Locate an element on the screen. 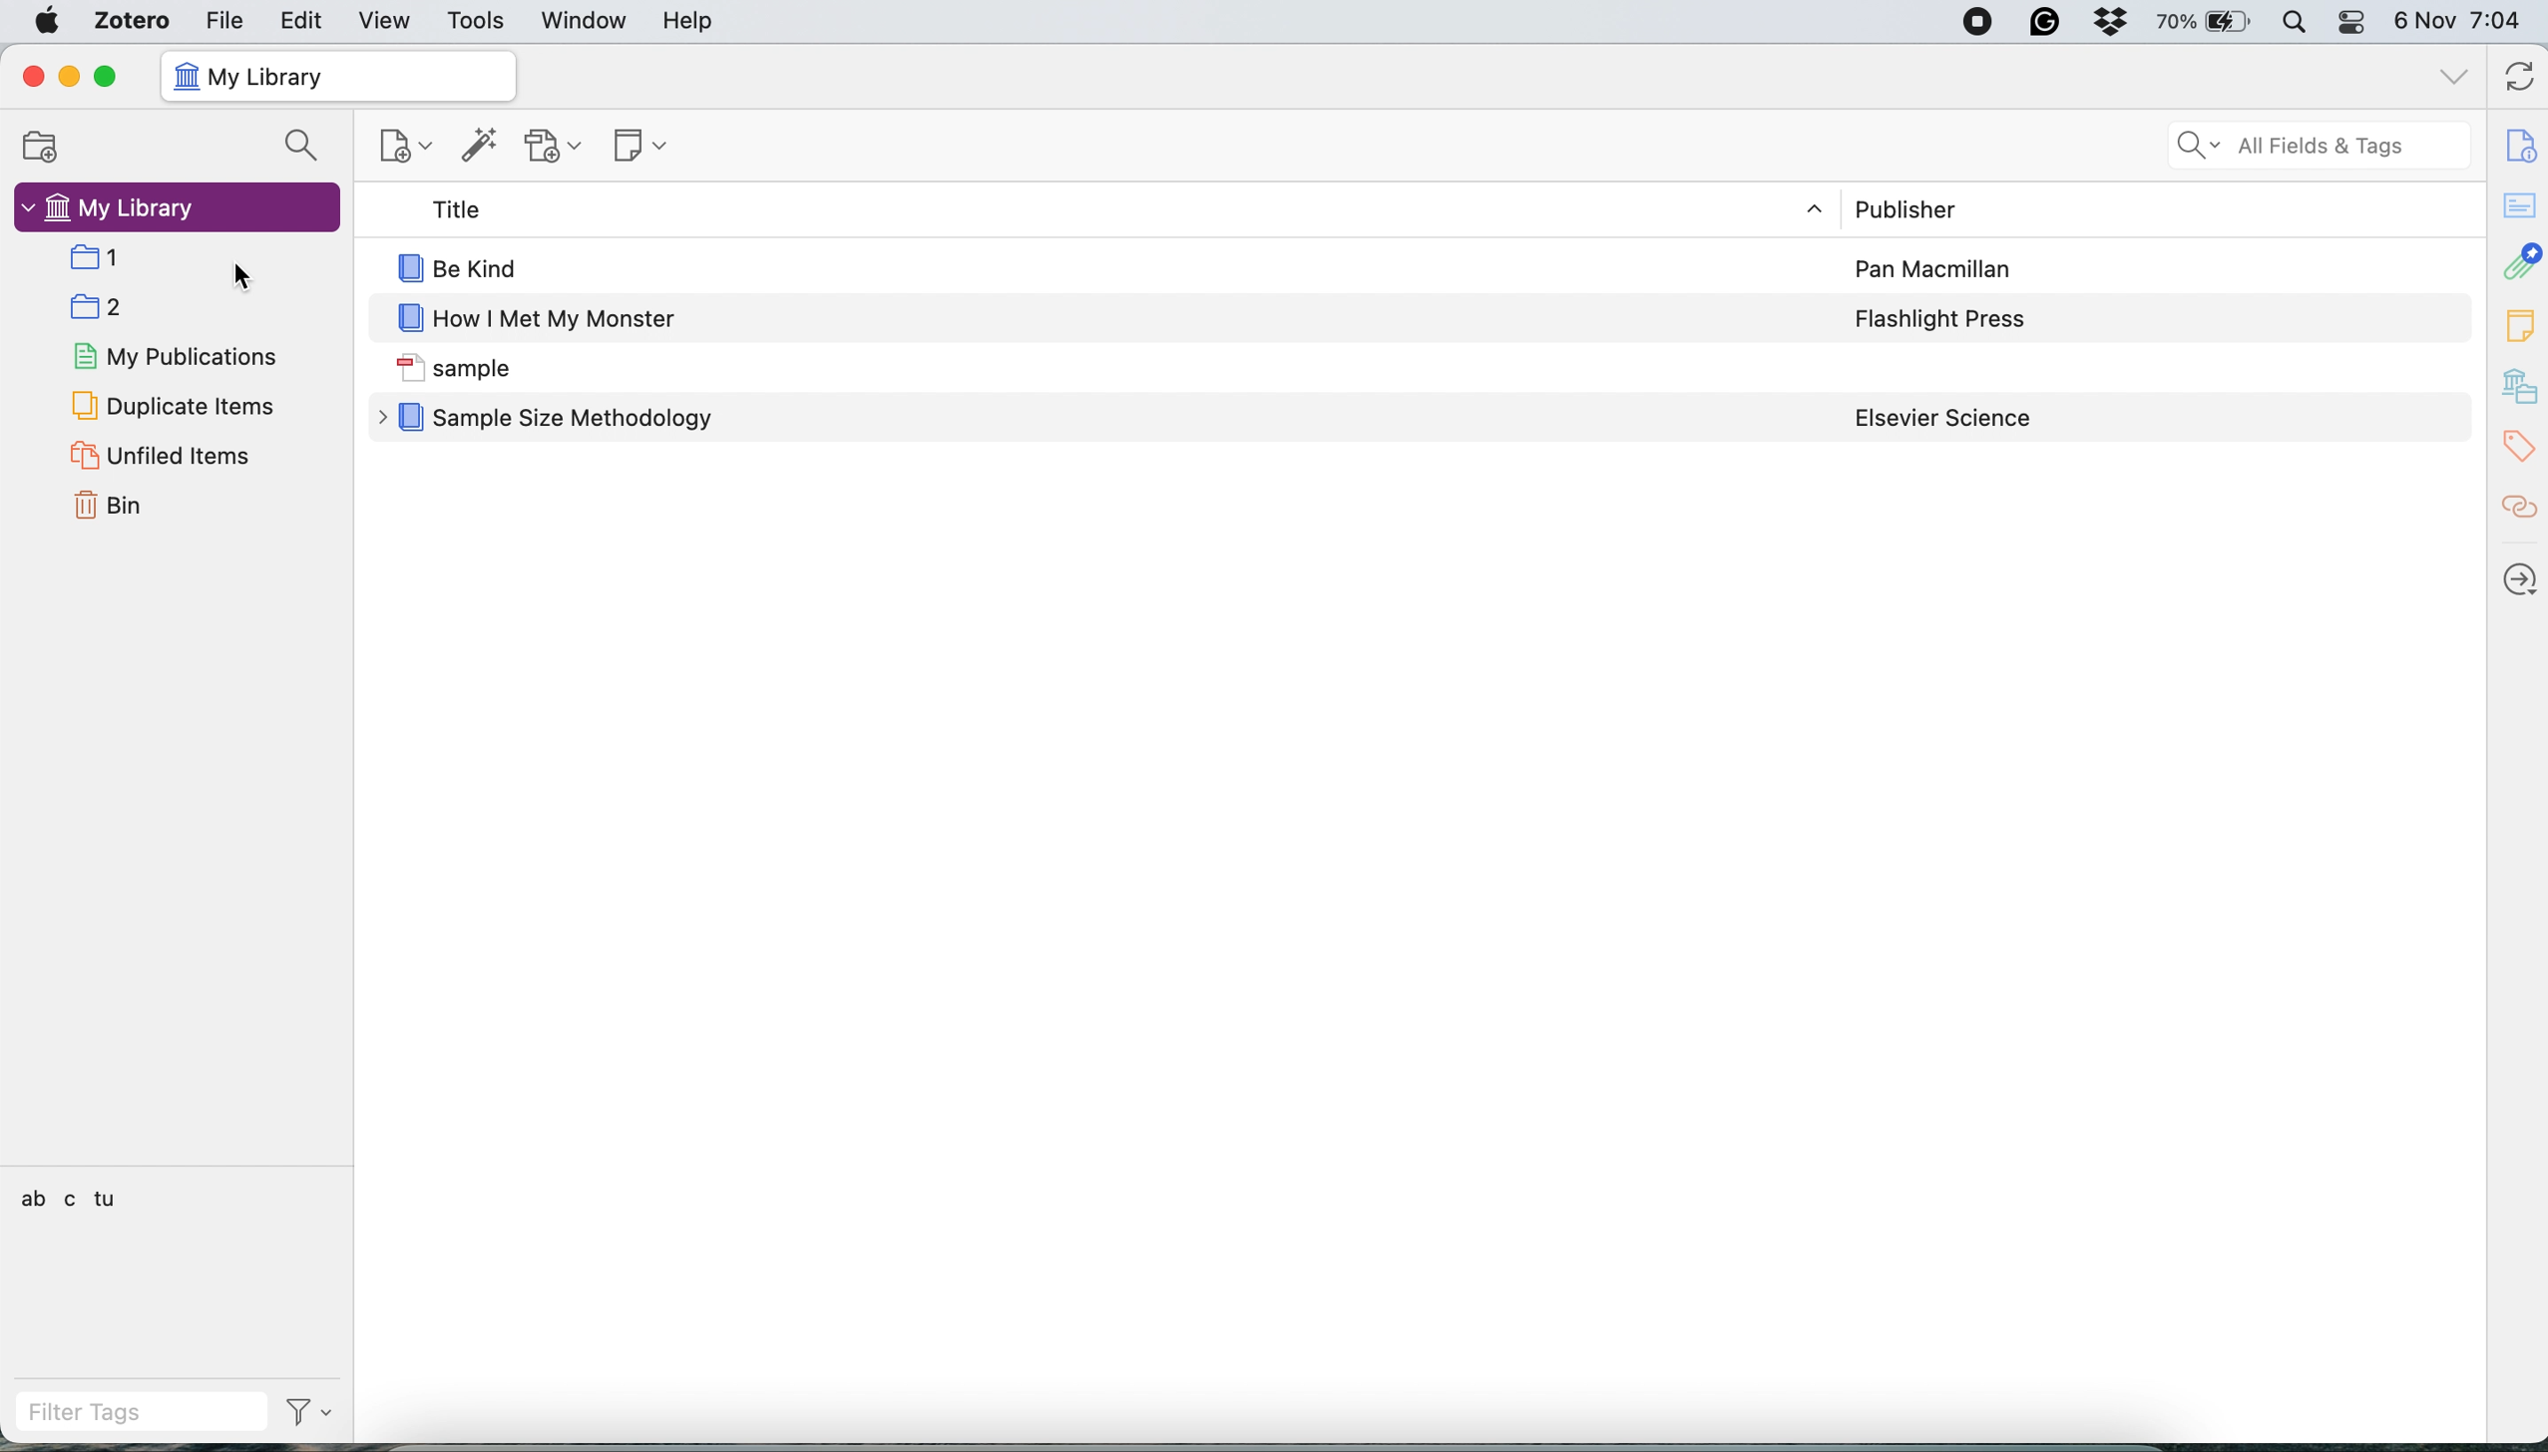 The image size is (2548, 1452). library and collections is located at coordinates (2518, 387).